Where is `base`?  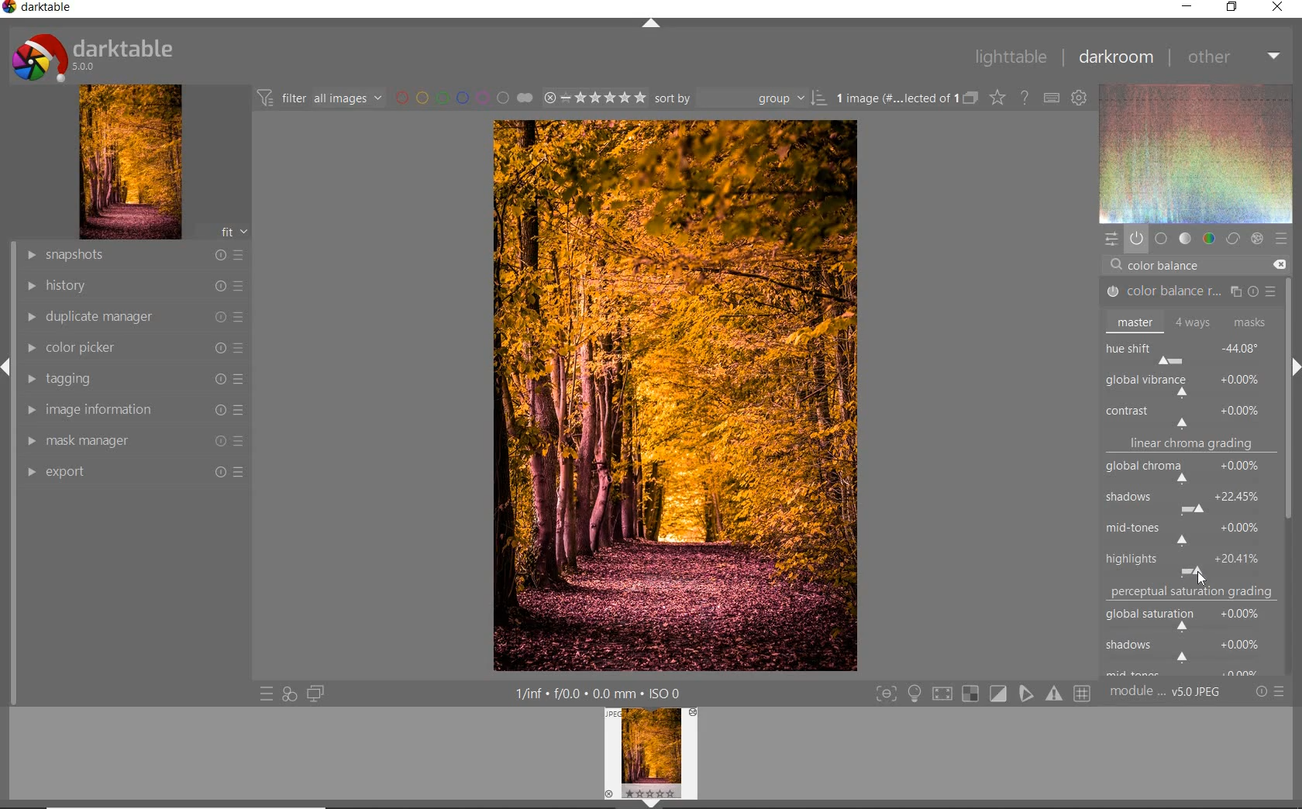 base is located at coordinates (1161, 239).